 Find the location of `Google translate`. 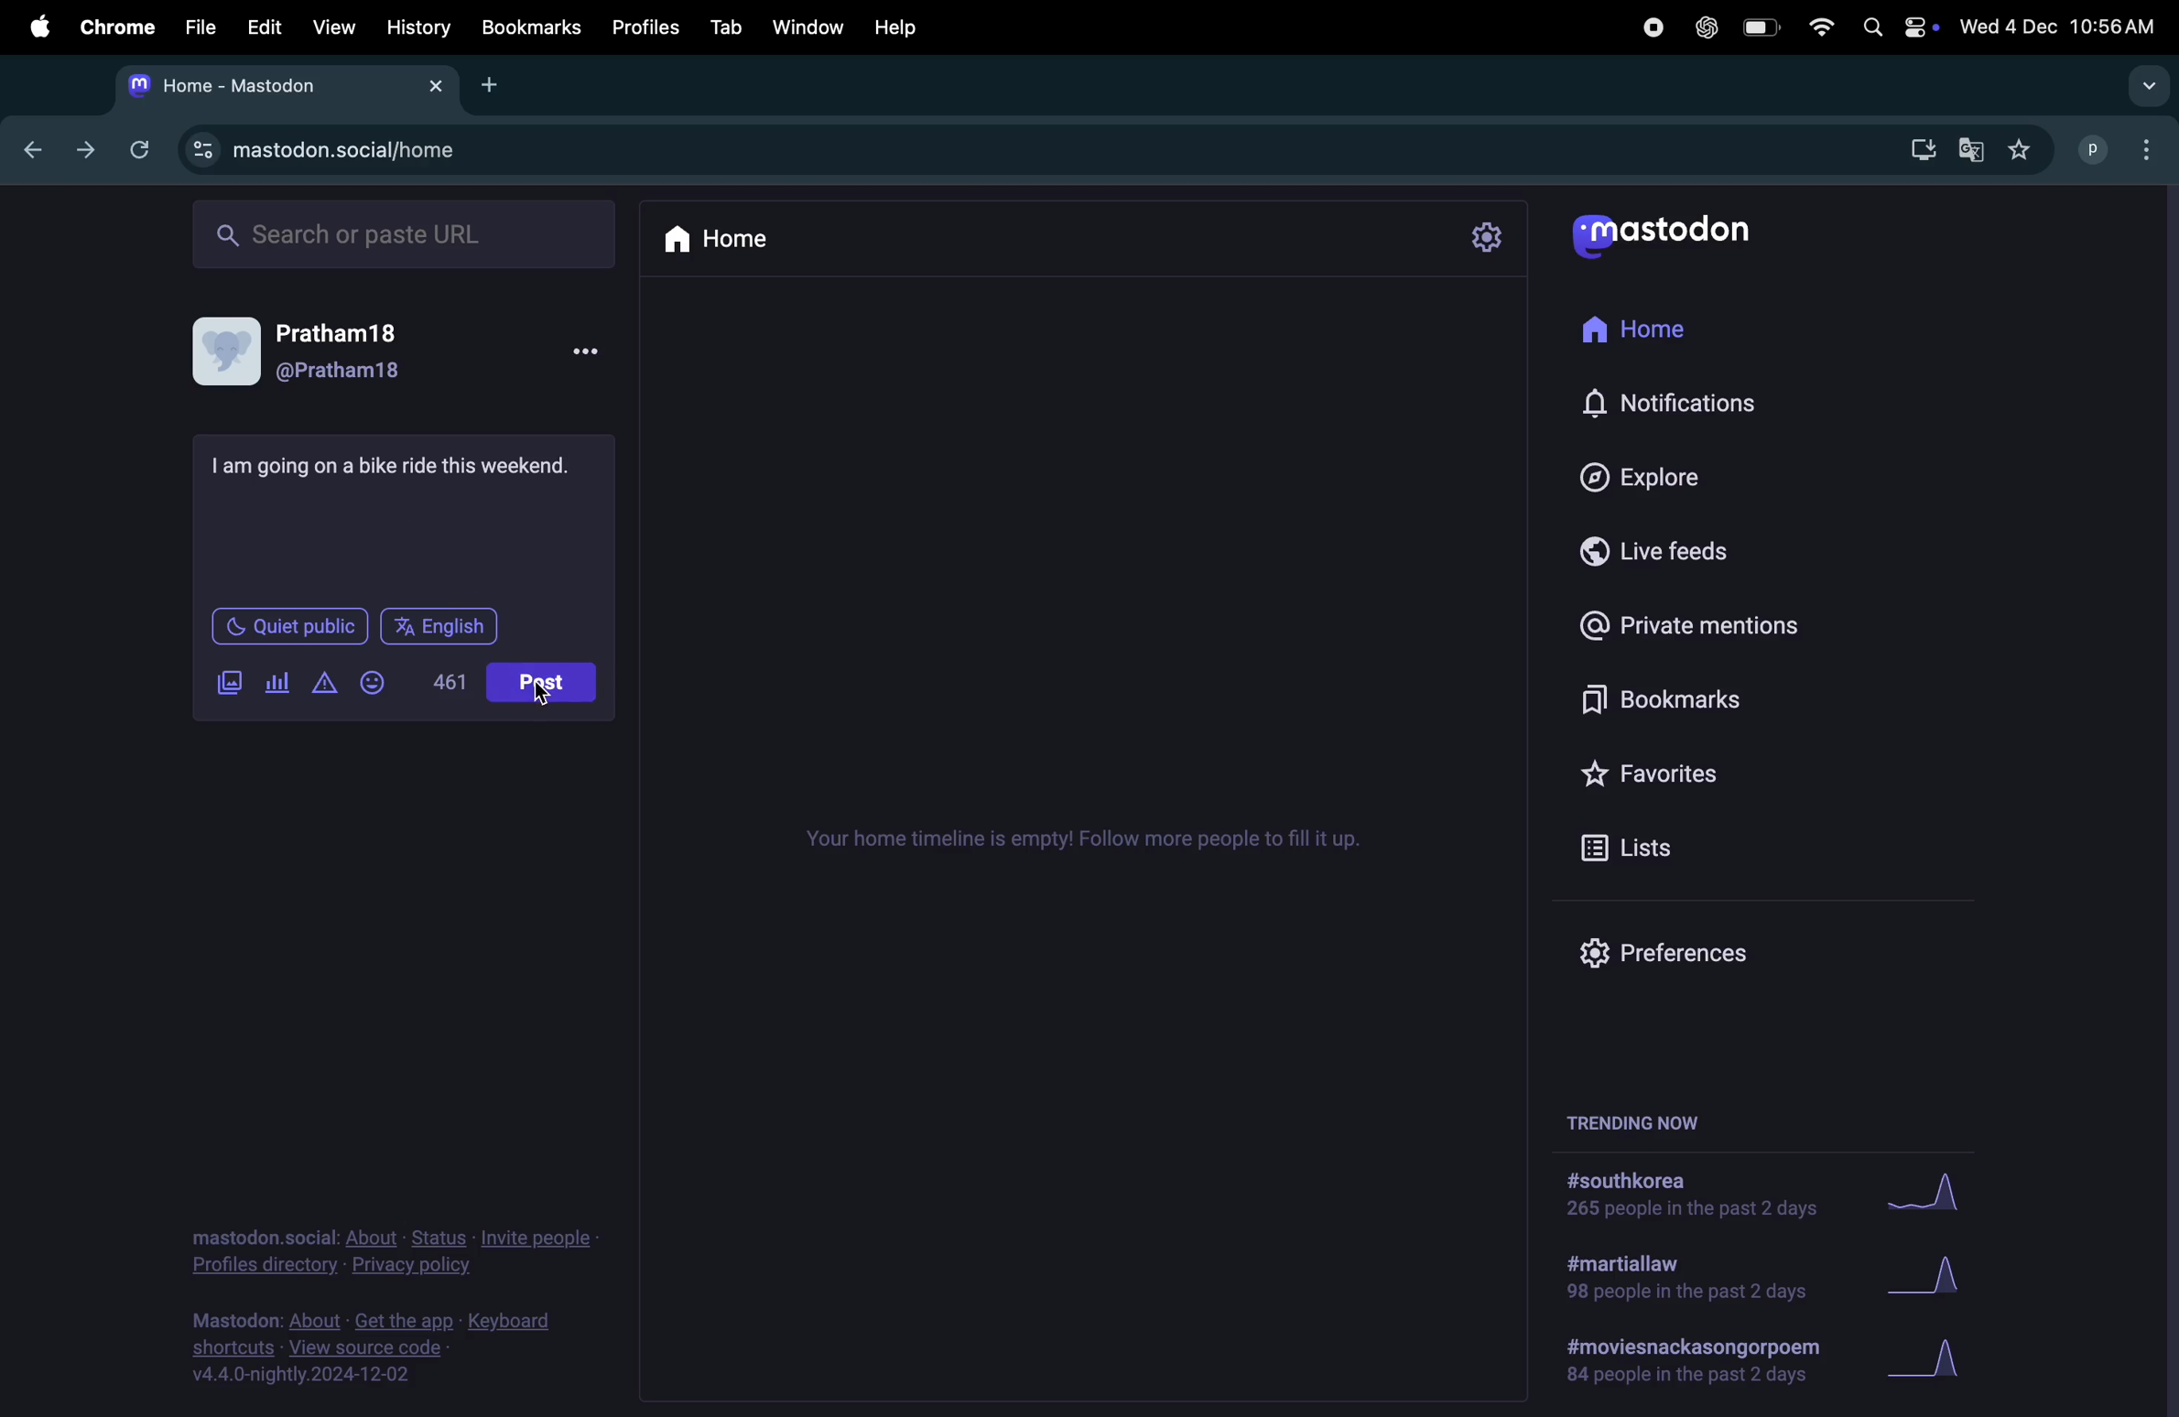

Google translate is located at coordinates (1972, 147).